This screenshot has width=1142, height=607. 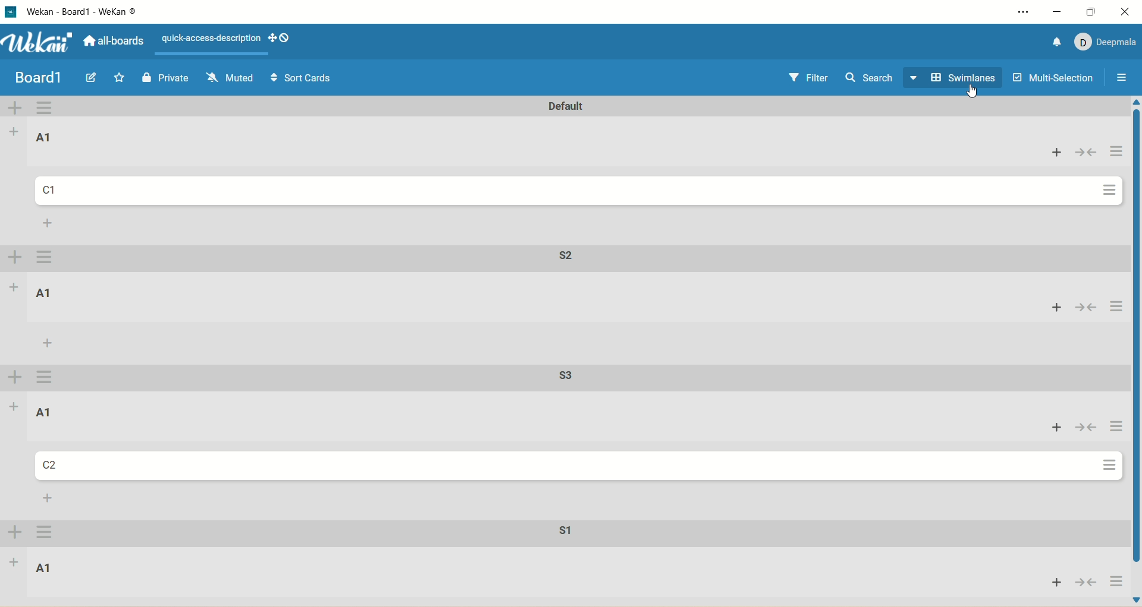 What do you see at coordinates (49, 108) in the screenshot?
I see `swimlane actions` at bounding box center [49, 108].